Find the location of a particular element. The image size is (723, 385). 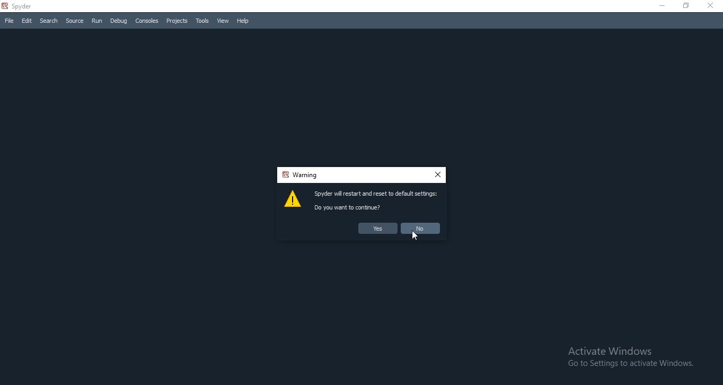

Search is located at coordinates (49, 20).